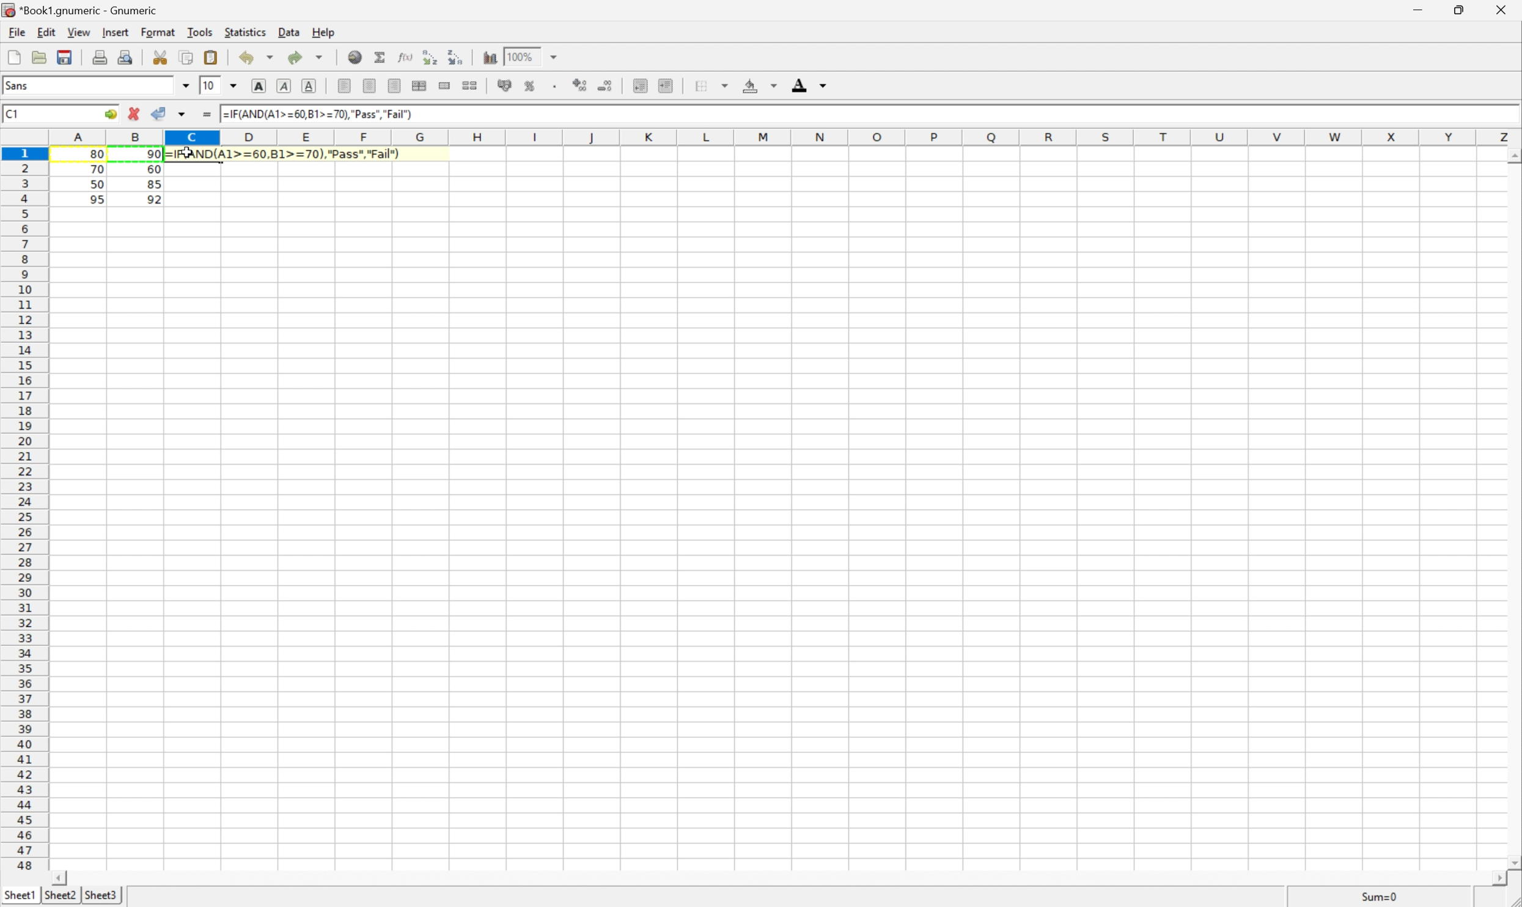 The width and height of the screenshot is (1522, 907). What do you see at coordinates (64, 874) in the screenshot?
I see `Scroll Left` at bounding box center [64, 874].